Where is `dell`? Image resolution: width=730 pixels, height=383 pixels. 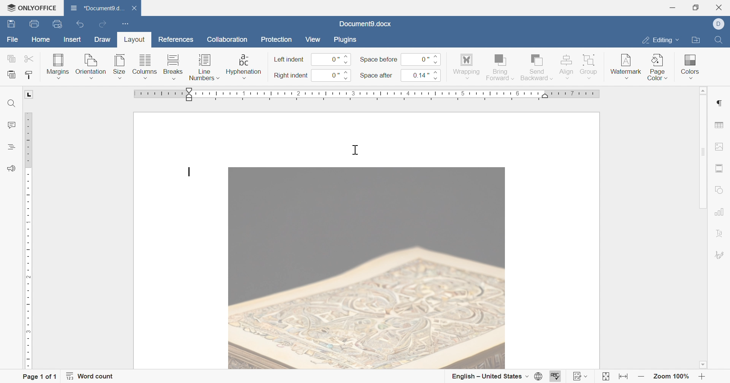
dell is located at coordinates (721, 24).